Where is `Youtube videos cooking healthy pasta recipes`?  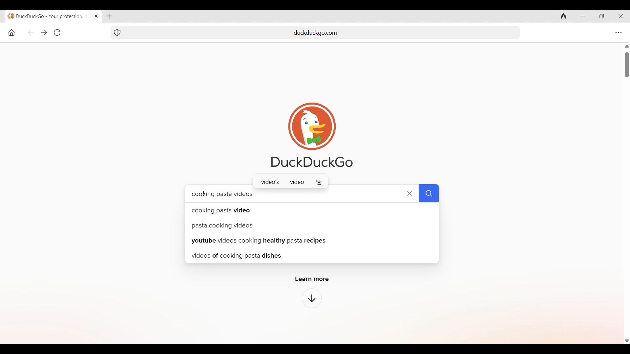
Youtube videos cooking healthy pasta recipes is located at coordinates (314, 241).